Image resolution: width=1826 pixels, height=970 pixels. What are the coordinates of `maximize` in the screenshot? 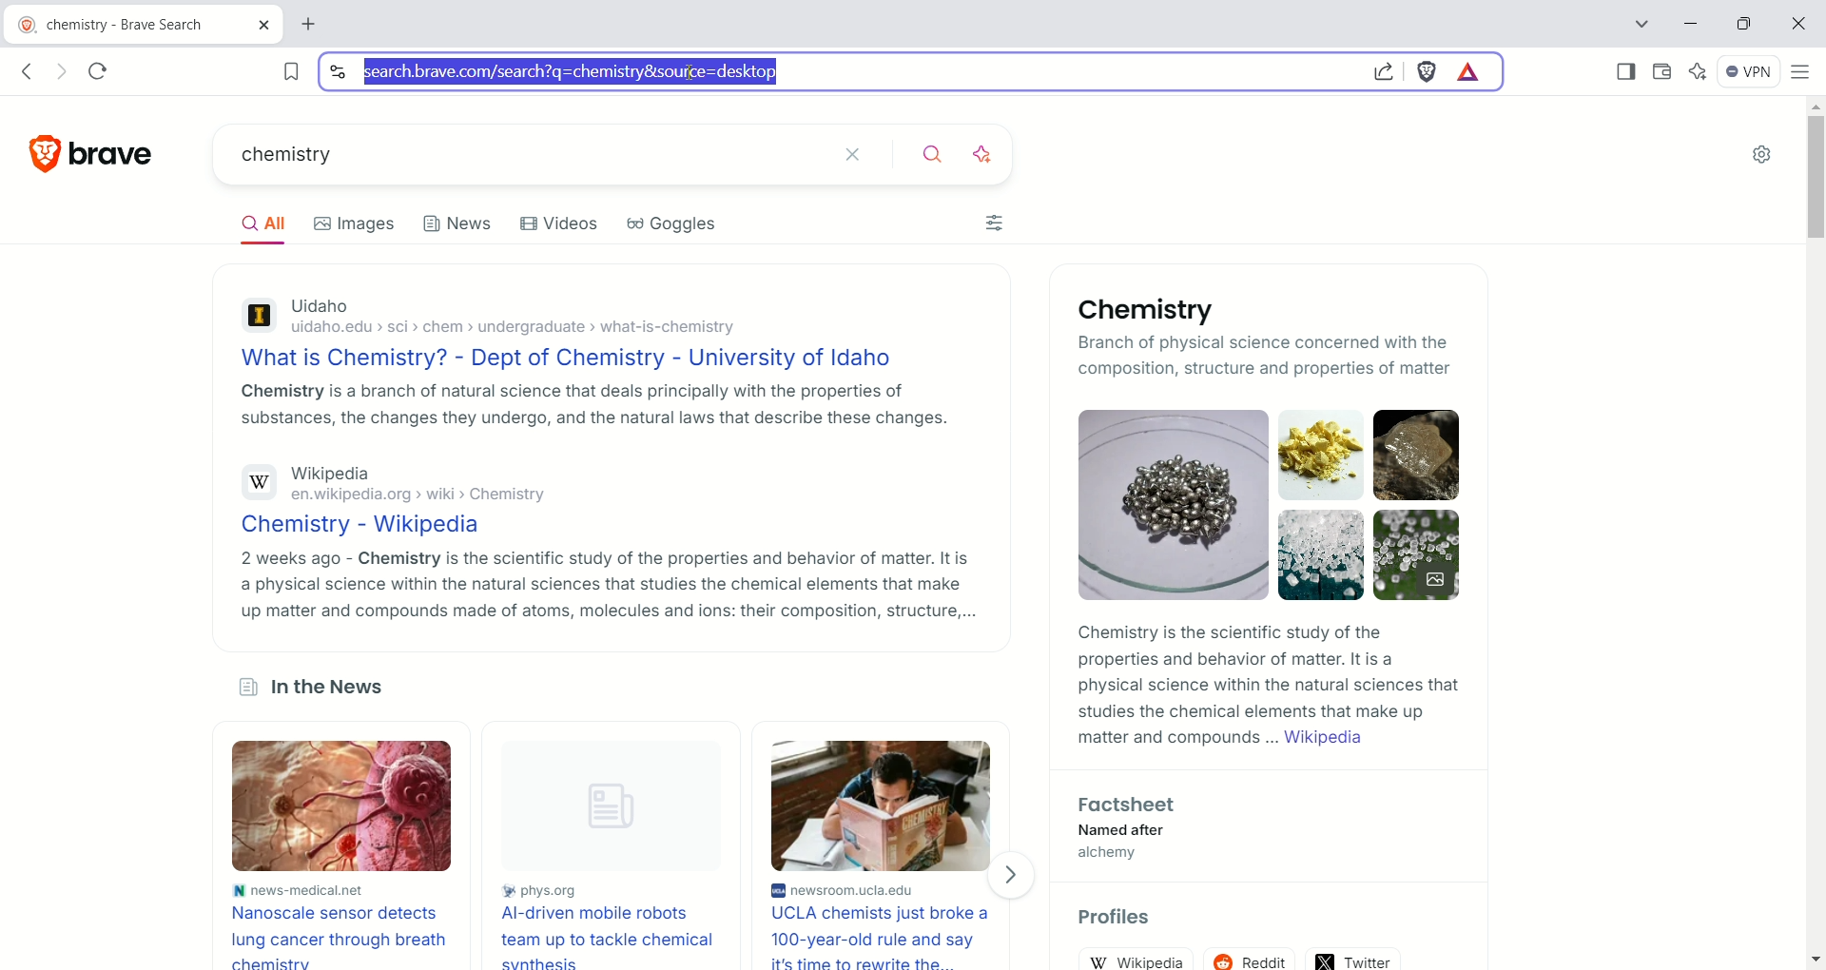 It's located at (1744, 25).